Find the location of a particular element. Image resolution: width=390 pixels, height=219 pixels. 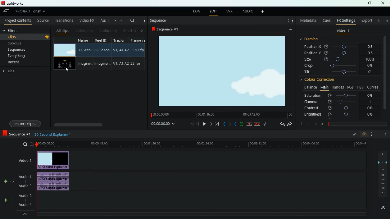

project content is located at coordinates (18, 21).